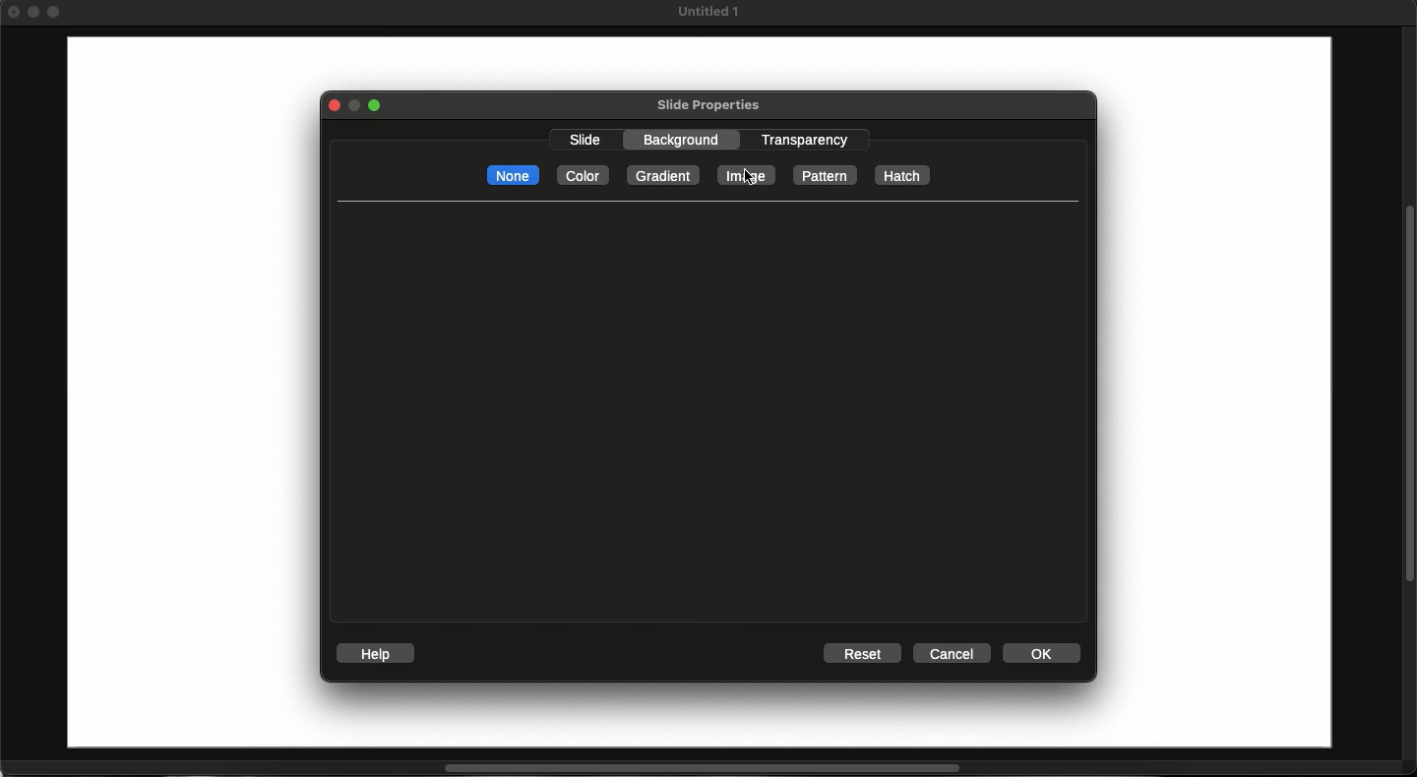 The height and width of the screenshot is (777, 1417). Describe the element at coordinates (750, 176) in the screenshot. I see `cursor` at that location.